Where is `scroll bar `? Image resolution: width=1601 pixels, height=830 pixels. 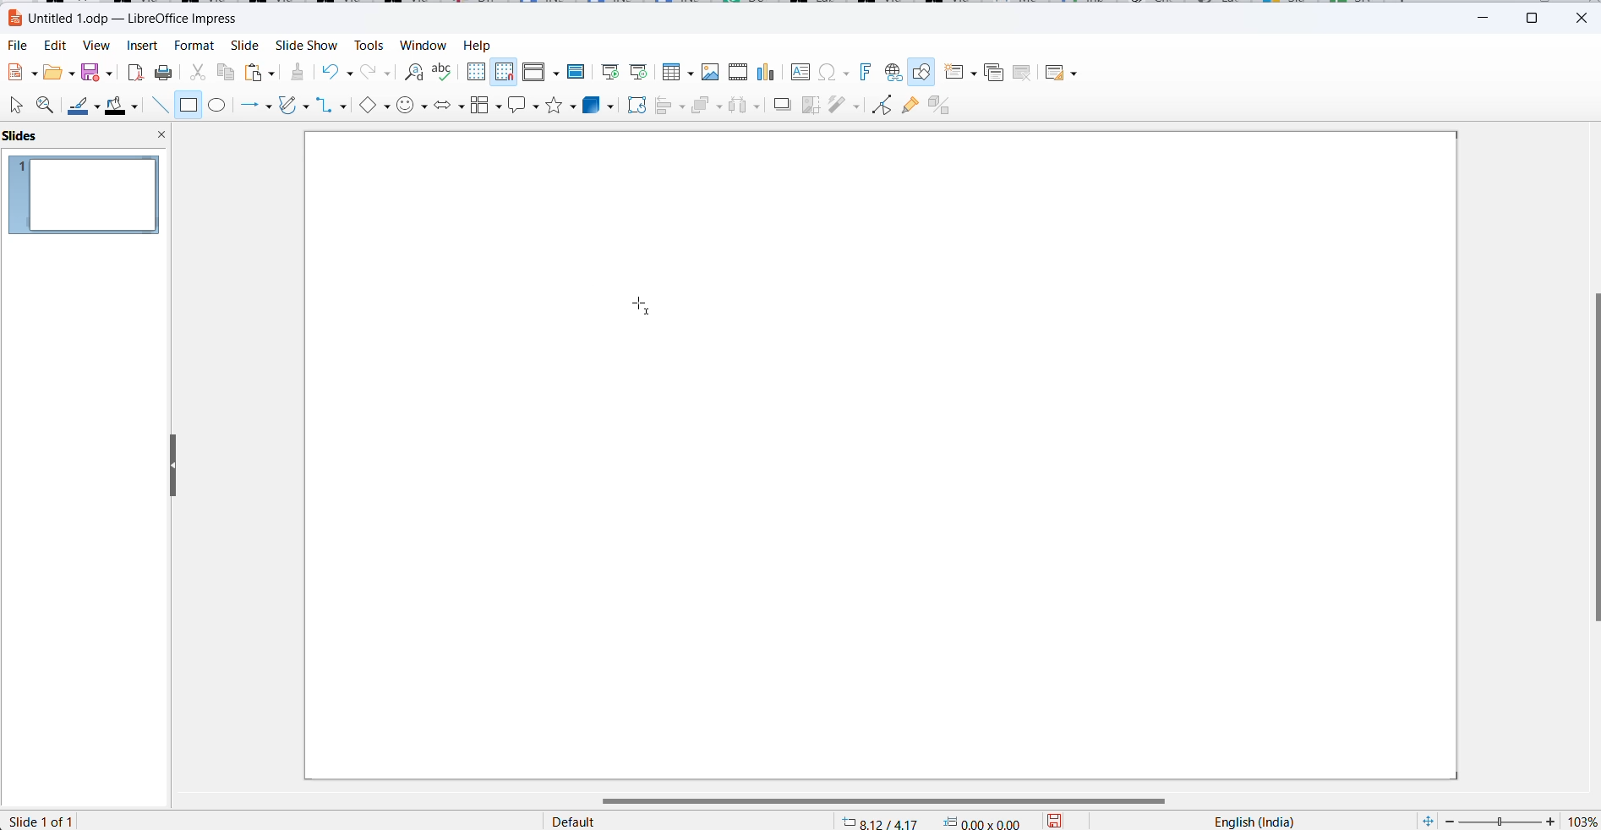 scroll bar  is located at coordinates (894, 800).